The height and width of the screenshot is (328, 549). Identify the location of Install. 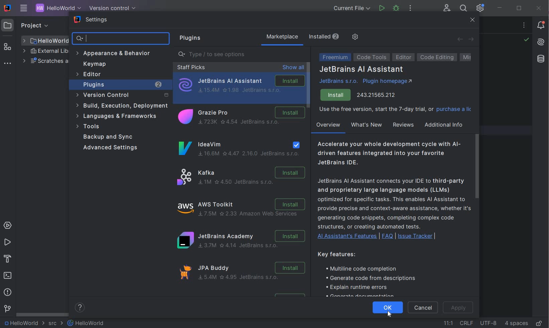
(336, 95).